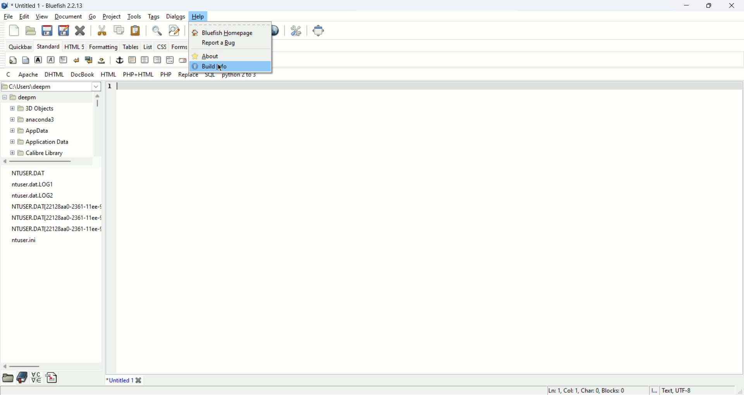  Describe the element at coordinates (117, 380) in the screenshot. I see `document tab` at that location.